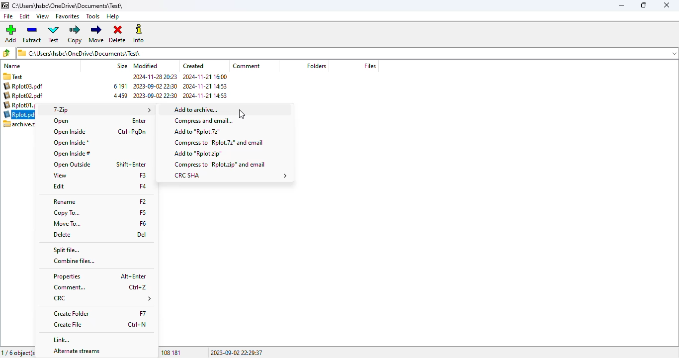 This screenshot has height=358, width=679. Describe the element at coordinates (139, 34) in the screenshot. I see `info` at that location.